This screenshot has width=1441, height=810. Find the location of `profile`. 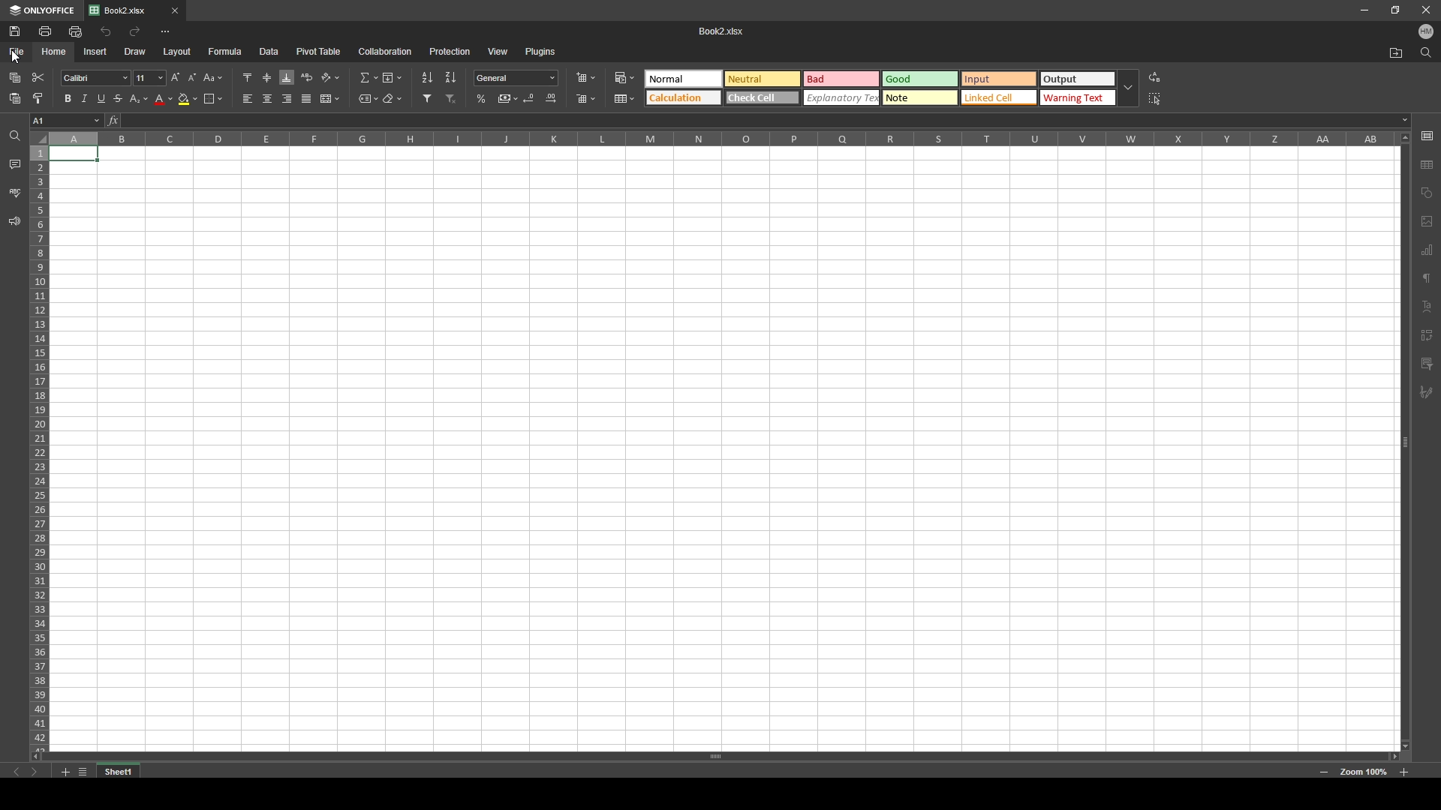

profile is located at coordinates (1427, 31).